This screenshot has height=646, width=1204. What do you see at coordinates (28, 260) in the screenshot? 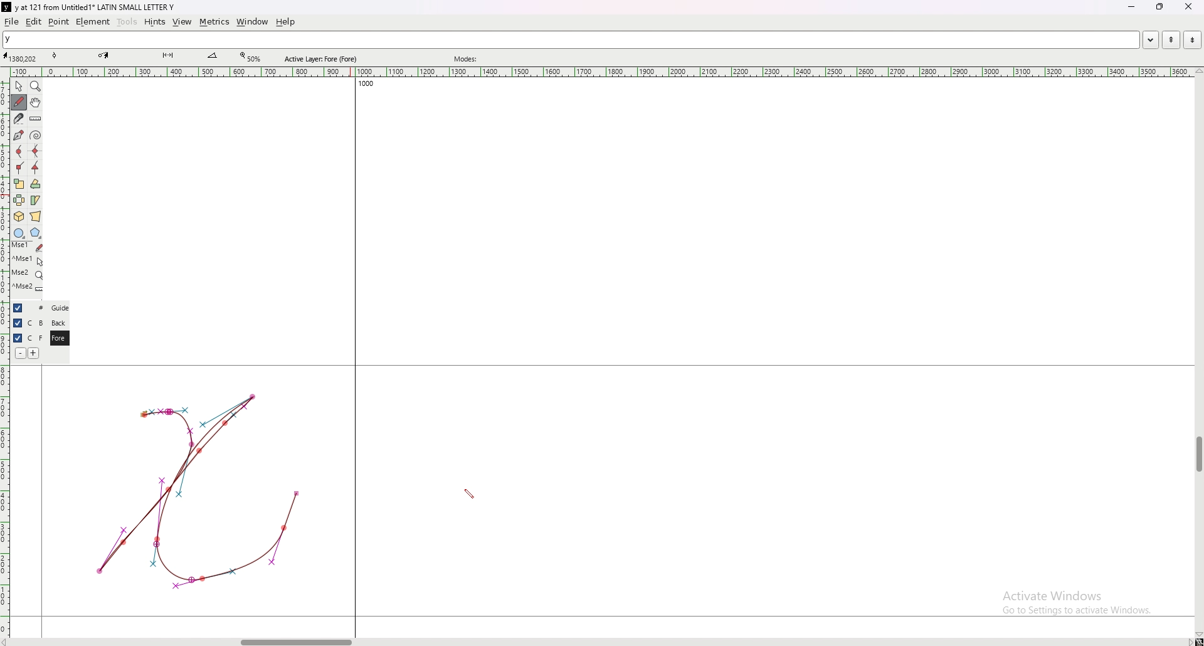
I see `mse 1` at bounding box center [28, 260].